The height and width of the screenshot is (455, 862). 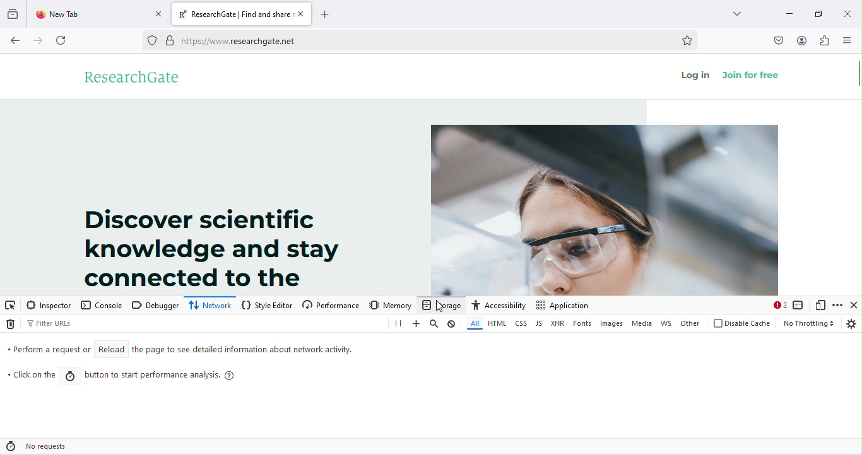 I want to click on application, so click(x=569, y=306).